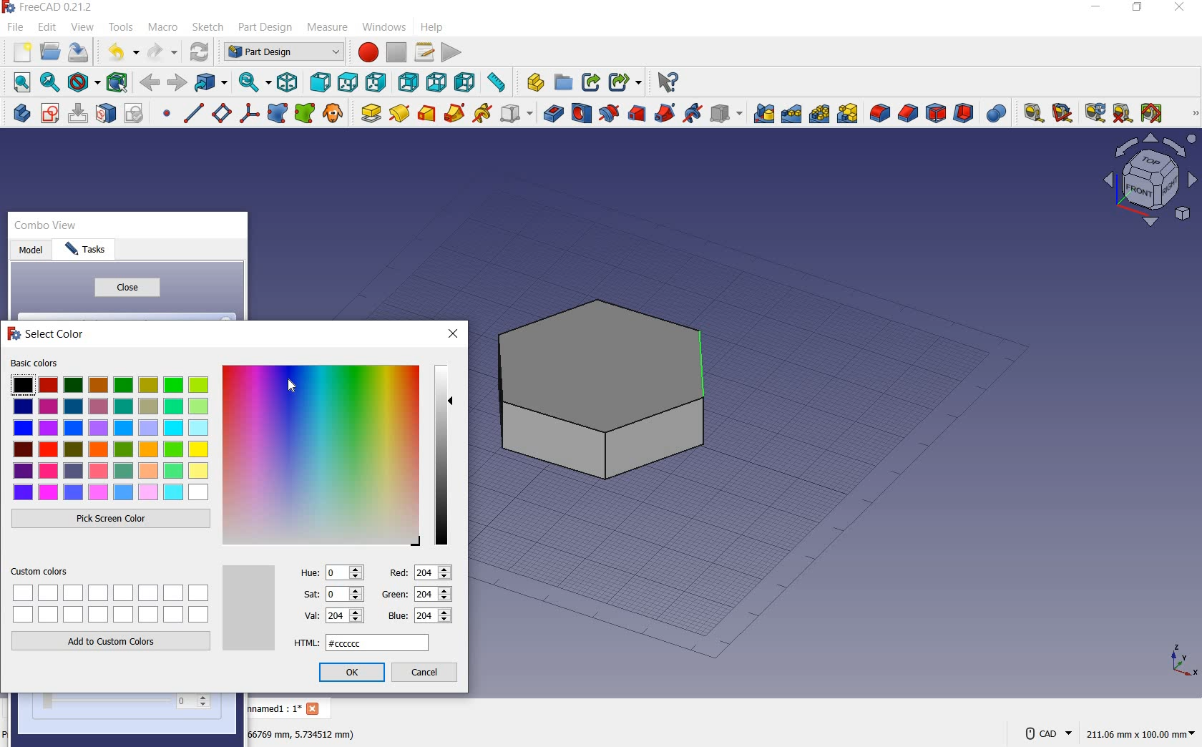  I want to click on help, so click(439, 27).